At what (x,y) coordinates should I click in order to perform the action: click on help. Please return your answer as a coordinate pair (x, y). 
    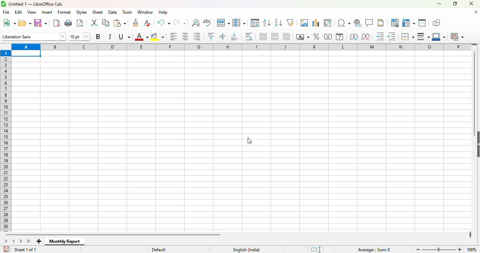
    Looking at the image, I should click on (163, 12).